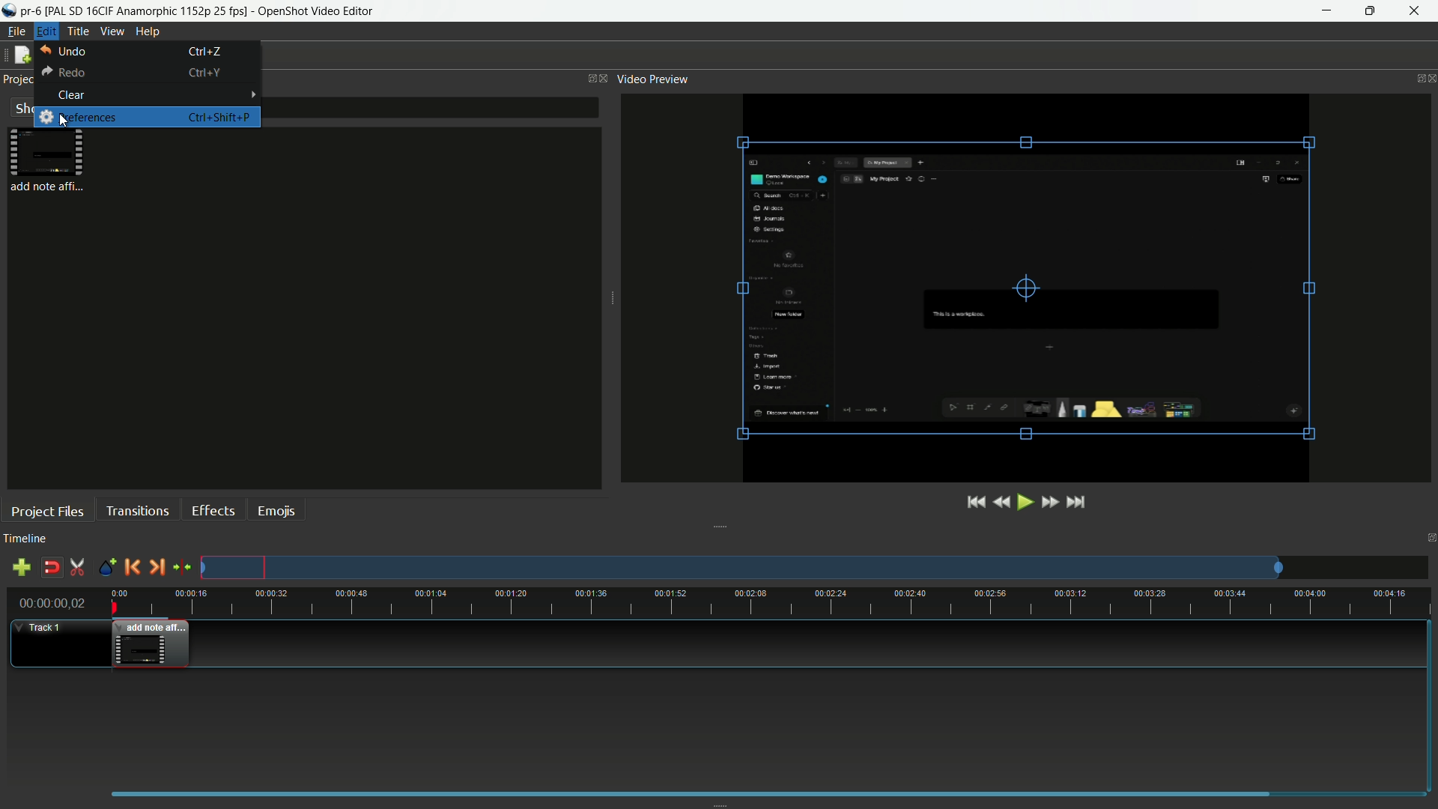 The height and width of the screenshot is (809, 1438). I want to click on track preview, so click(743, 568).